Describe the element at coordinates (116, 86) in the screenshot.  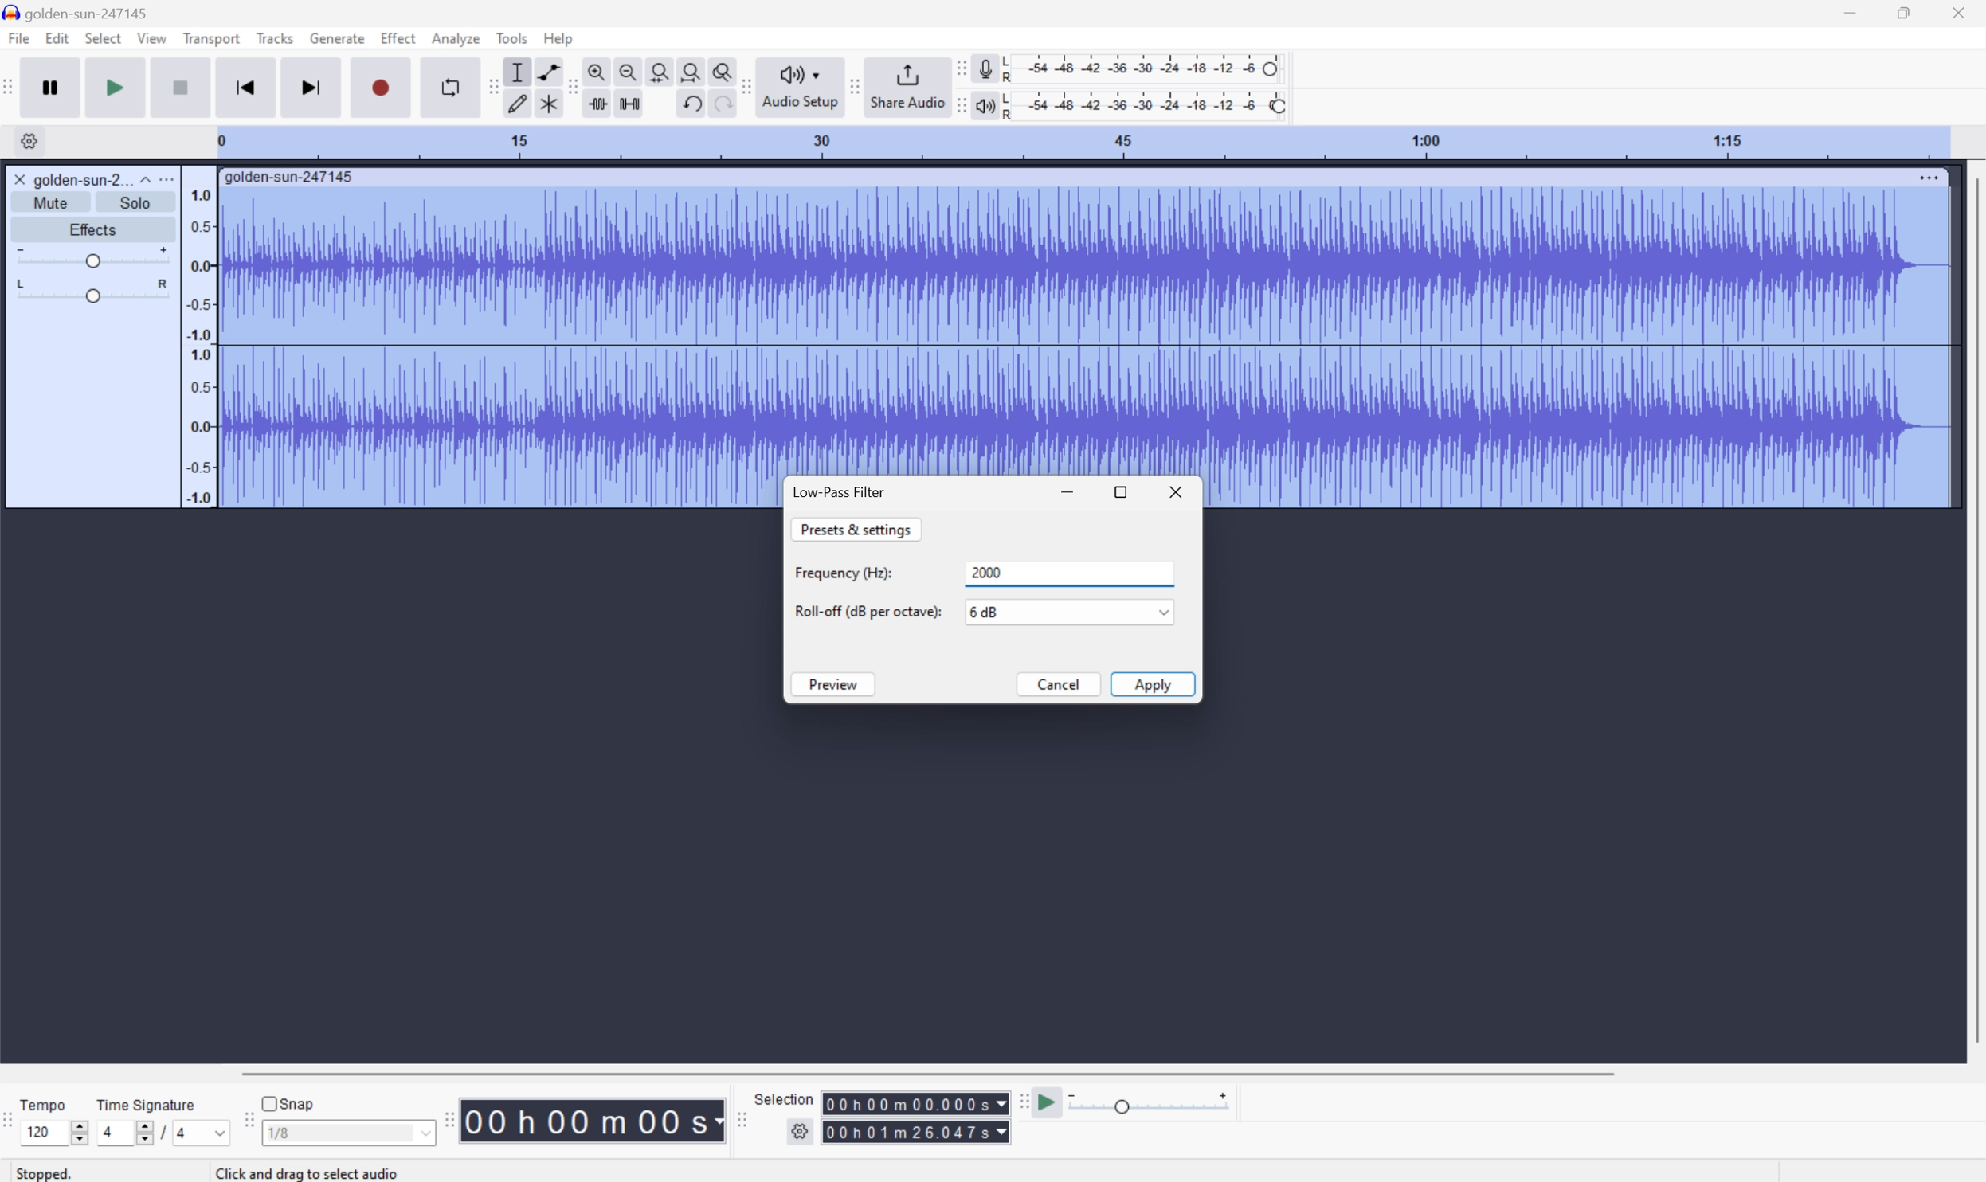
I see `Play` at that location.